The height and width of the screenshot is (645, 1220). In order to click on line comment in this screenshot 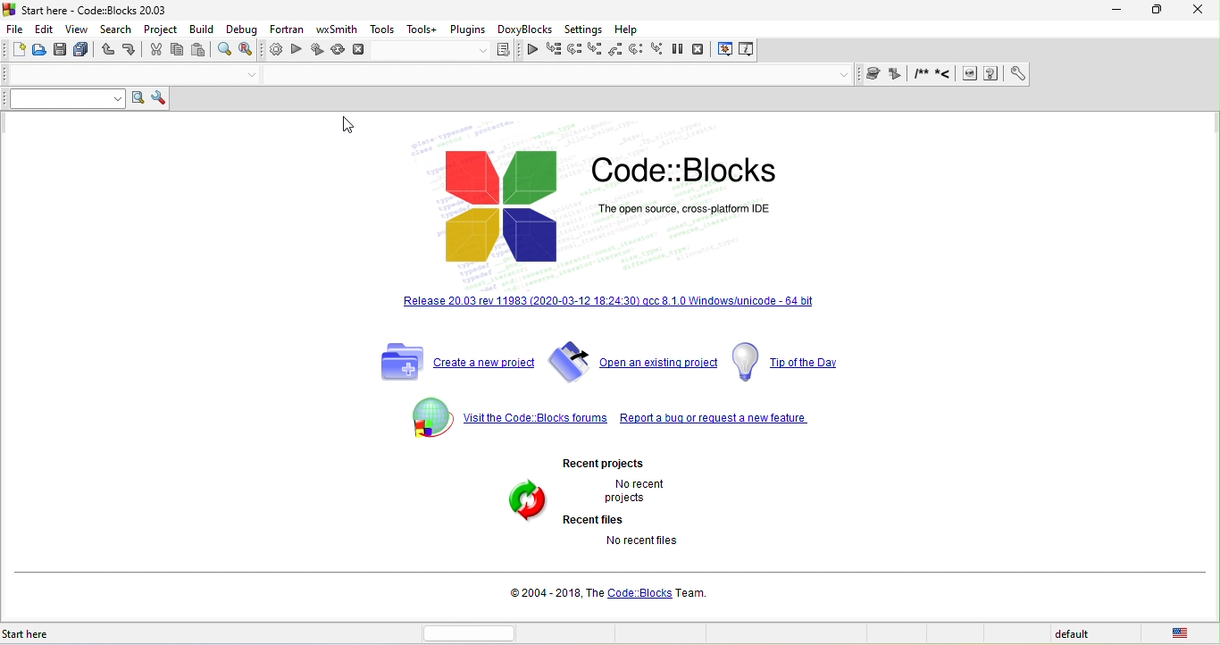, I will do `click(1085, 75)`.